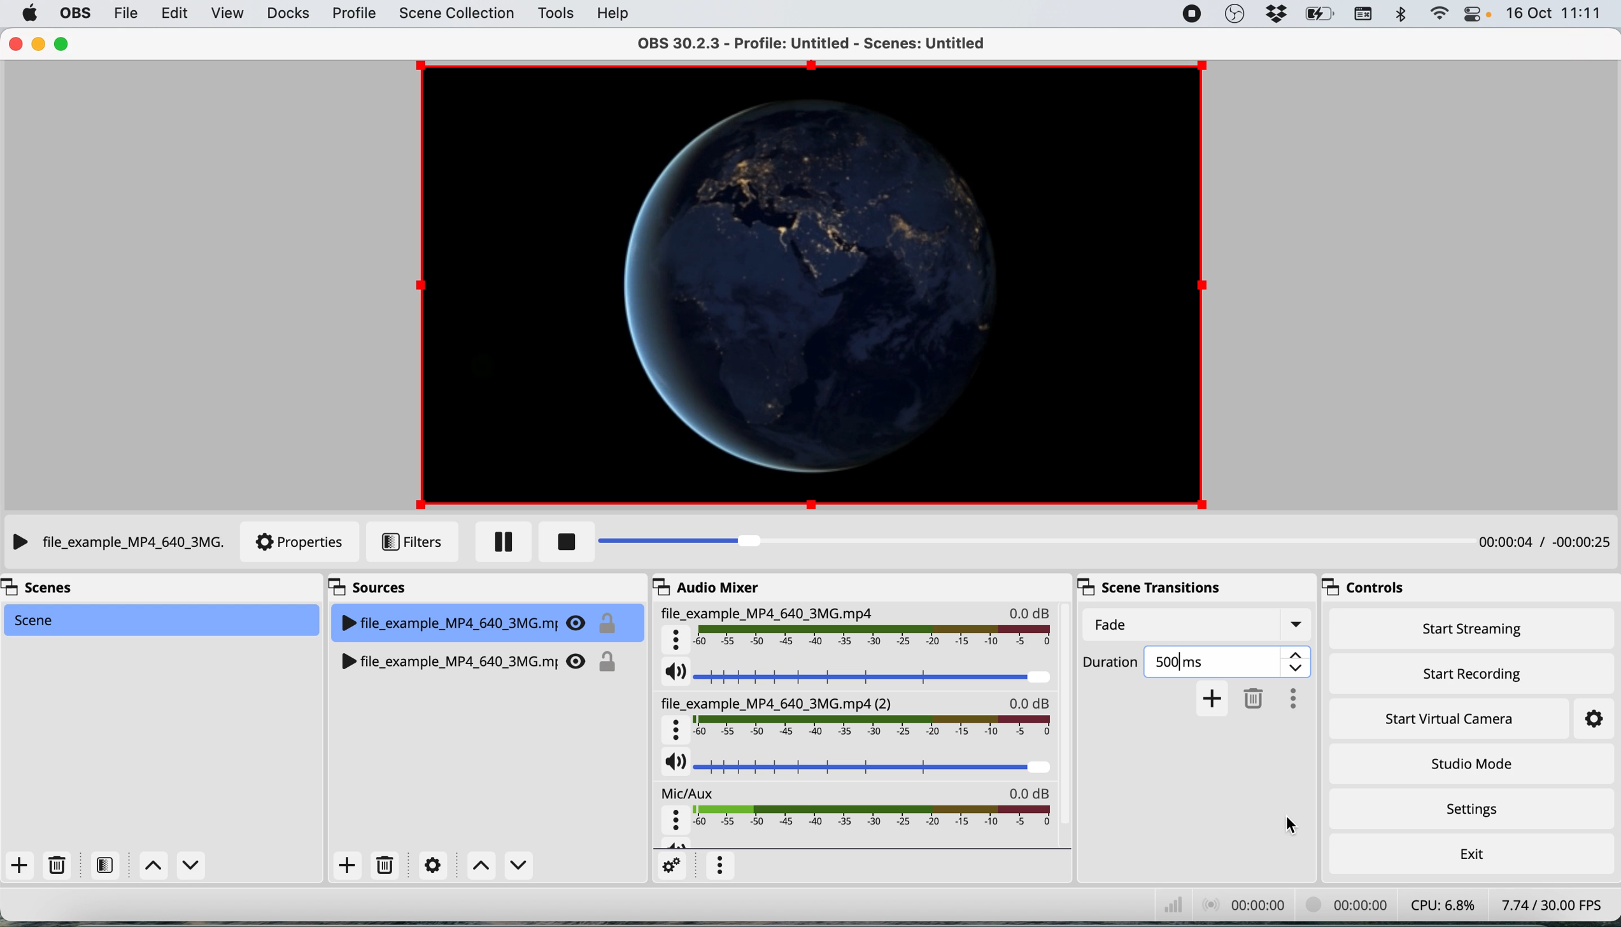 The height and width of the screenshot is (927, 1621). What do you see at coordinates (485, 658) in the screenshot?
I see `source` at bounding box center [485, 658].